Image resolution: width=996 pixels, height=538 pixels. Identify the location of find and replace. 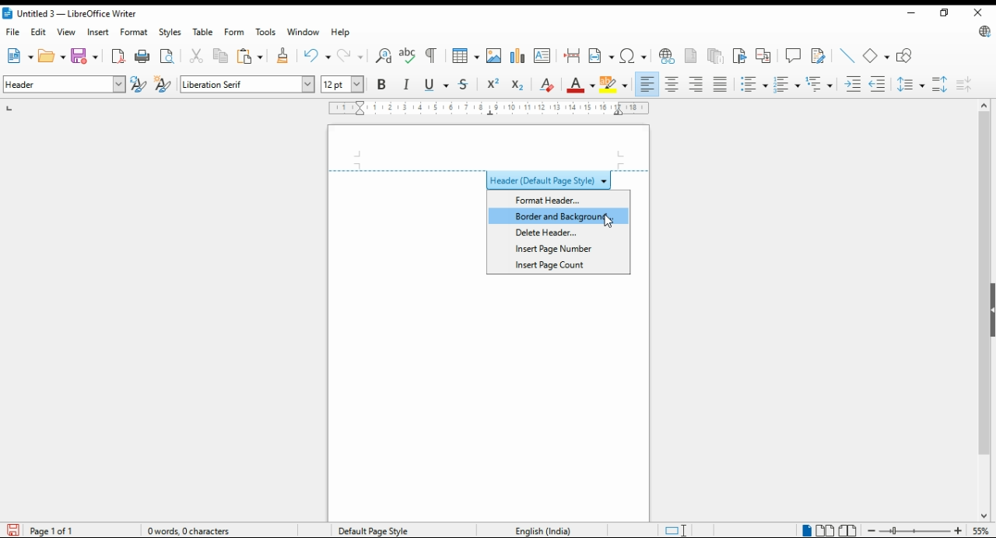
(384, 56).